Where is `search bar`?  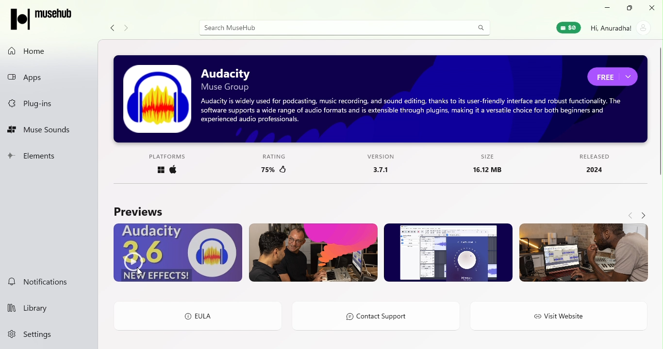
search bar is located at coordinates (481, 27).